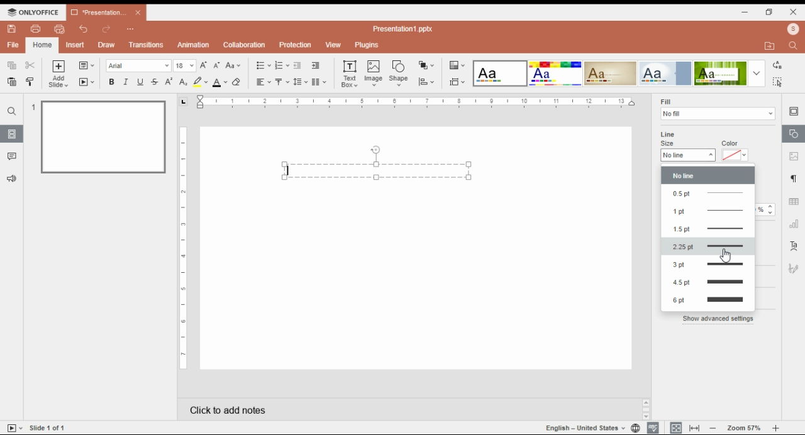 This screenshot has width=805, height=435. What do you see at coordinates (35, 29) in the screenshot?
I see `print file` at bounding box center [35, 29].